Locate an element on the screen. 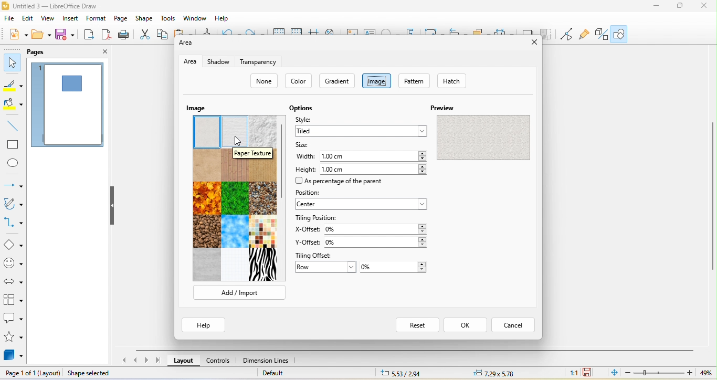 The width and height of the screenshot is (717, 380). image is located at coordinates (353, 33).